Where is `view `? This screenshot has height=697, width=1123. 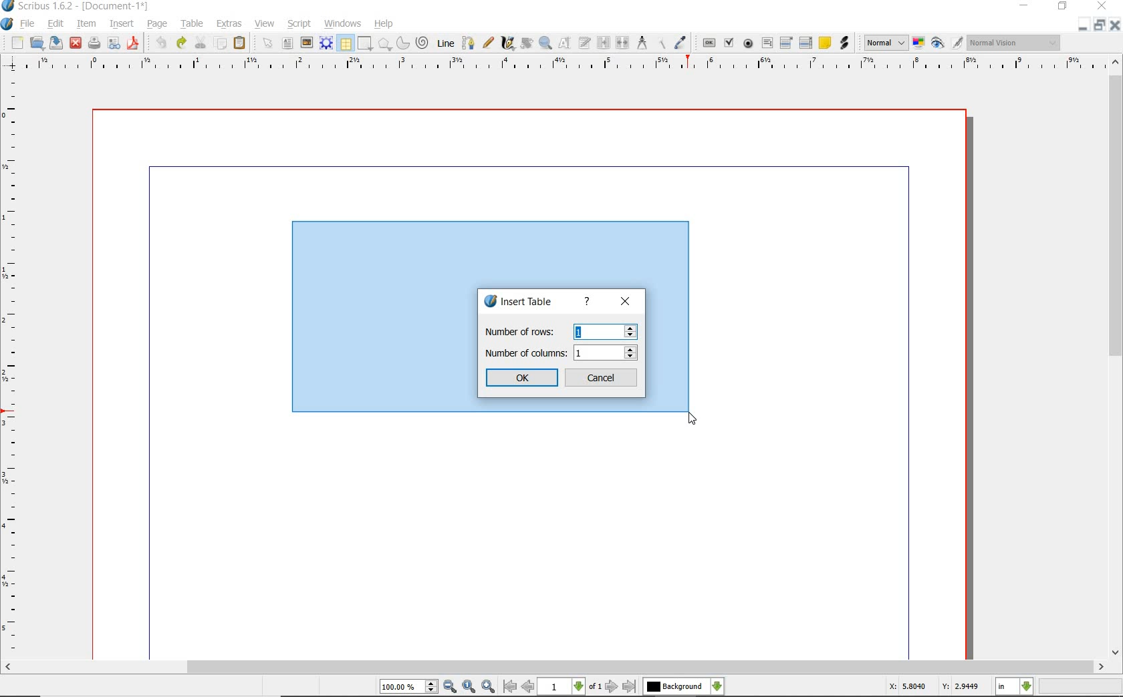
view  is located at coordinates (267, 24).